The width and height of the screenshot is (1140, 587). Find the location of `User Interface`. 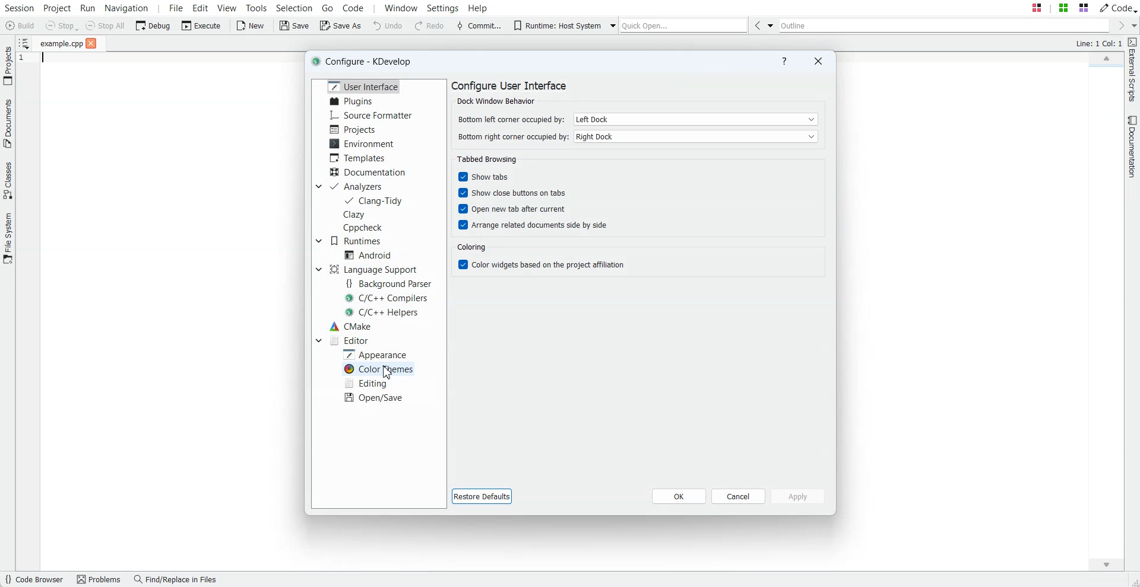

User Interface is located at coordinates (361, 86).